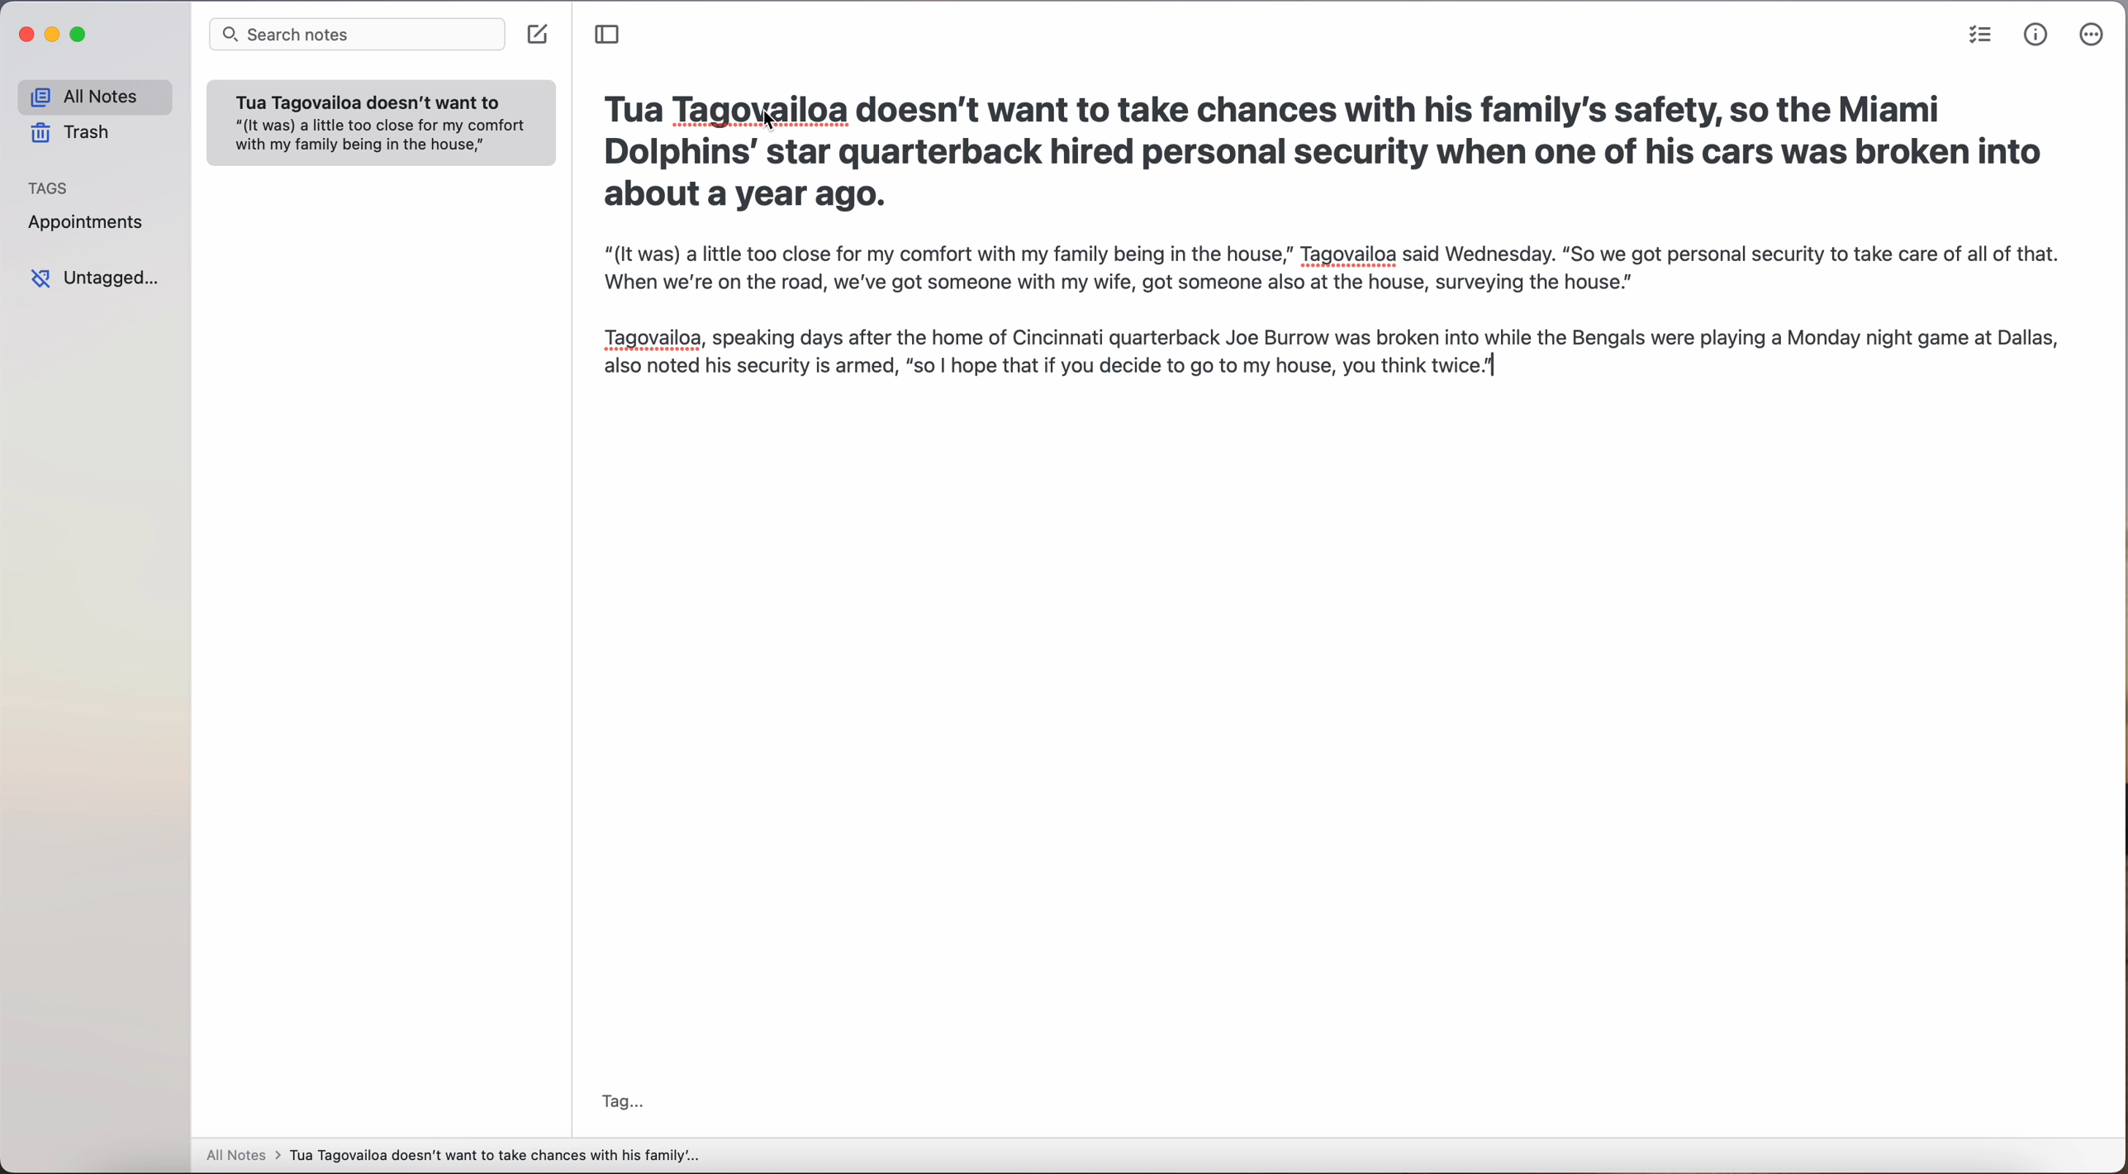 The width and height of the screenshot is (2128, 1174). I want to click on more options, so click(2092, 35).